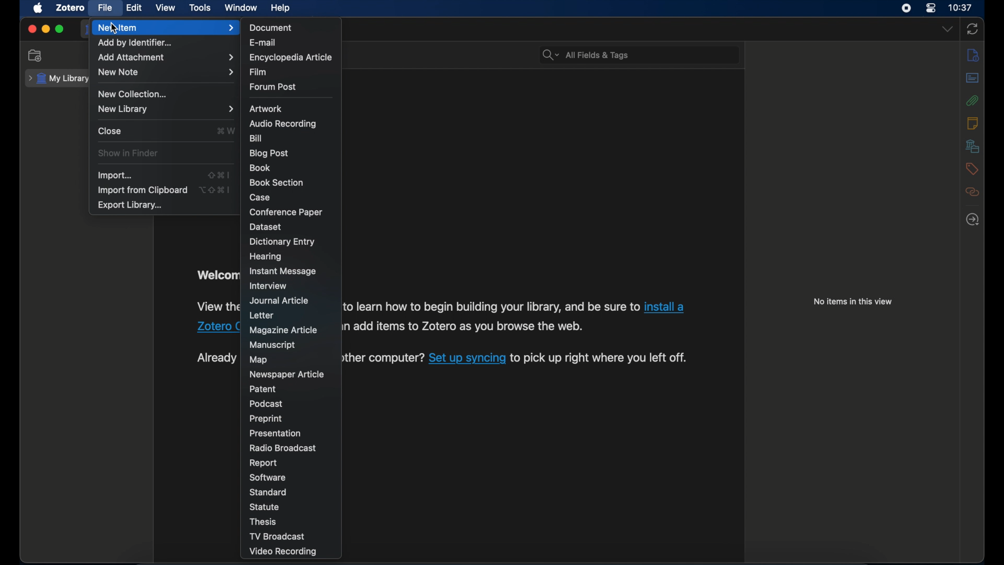  What do you see at coordinates (651, 54) in the screenshot?
I see `search bar input` at bounding box center [651, 54].